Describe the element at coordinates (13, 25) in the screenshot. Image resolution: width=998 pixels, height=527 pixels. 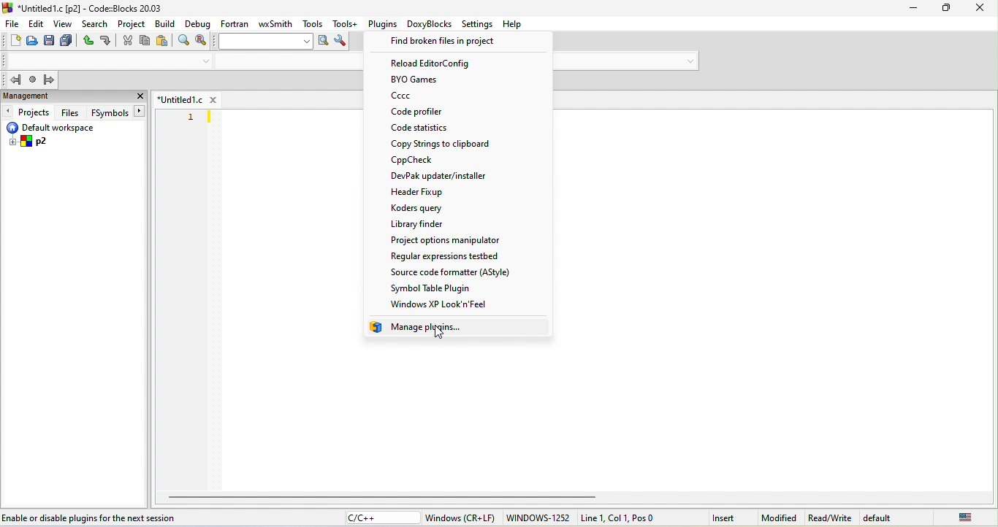
I see `file` at that location.